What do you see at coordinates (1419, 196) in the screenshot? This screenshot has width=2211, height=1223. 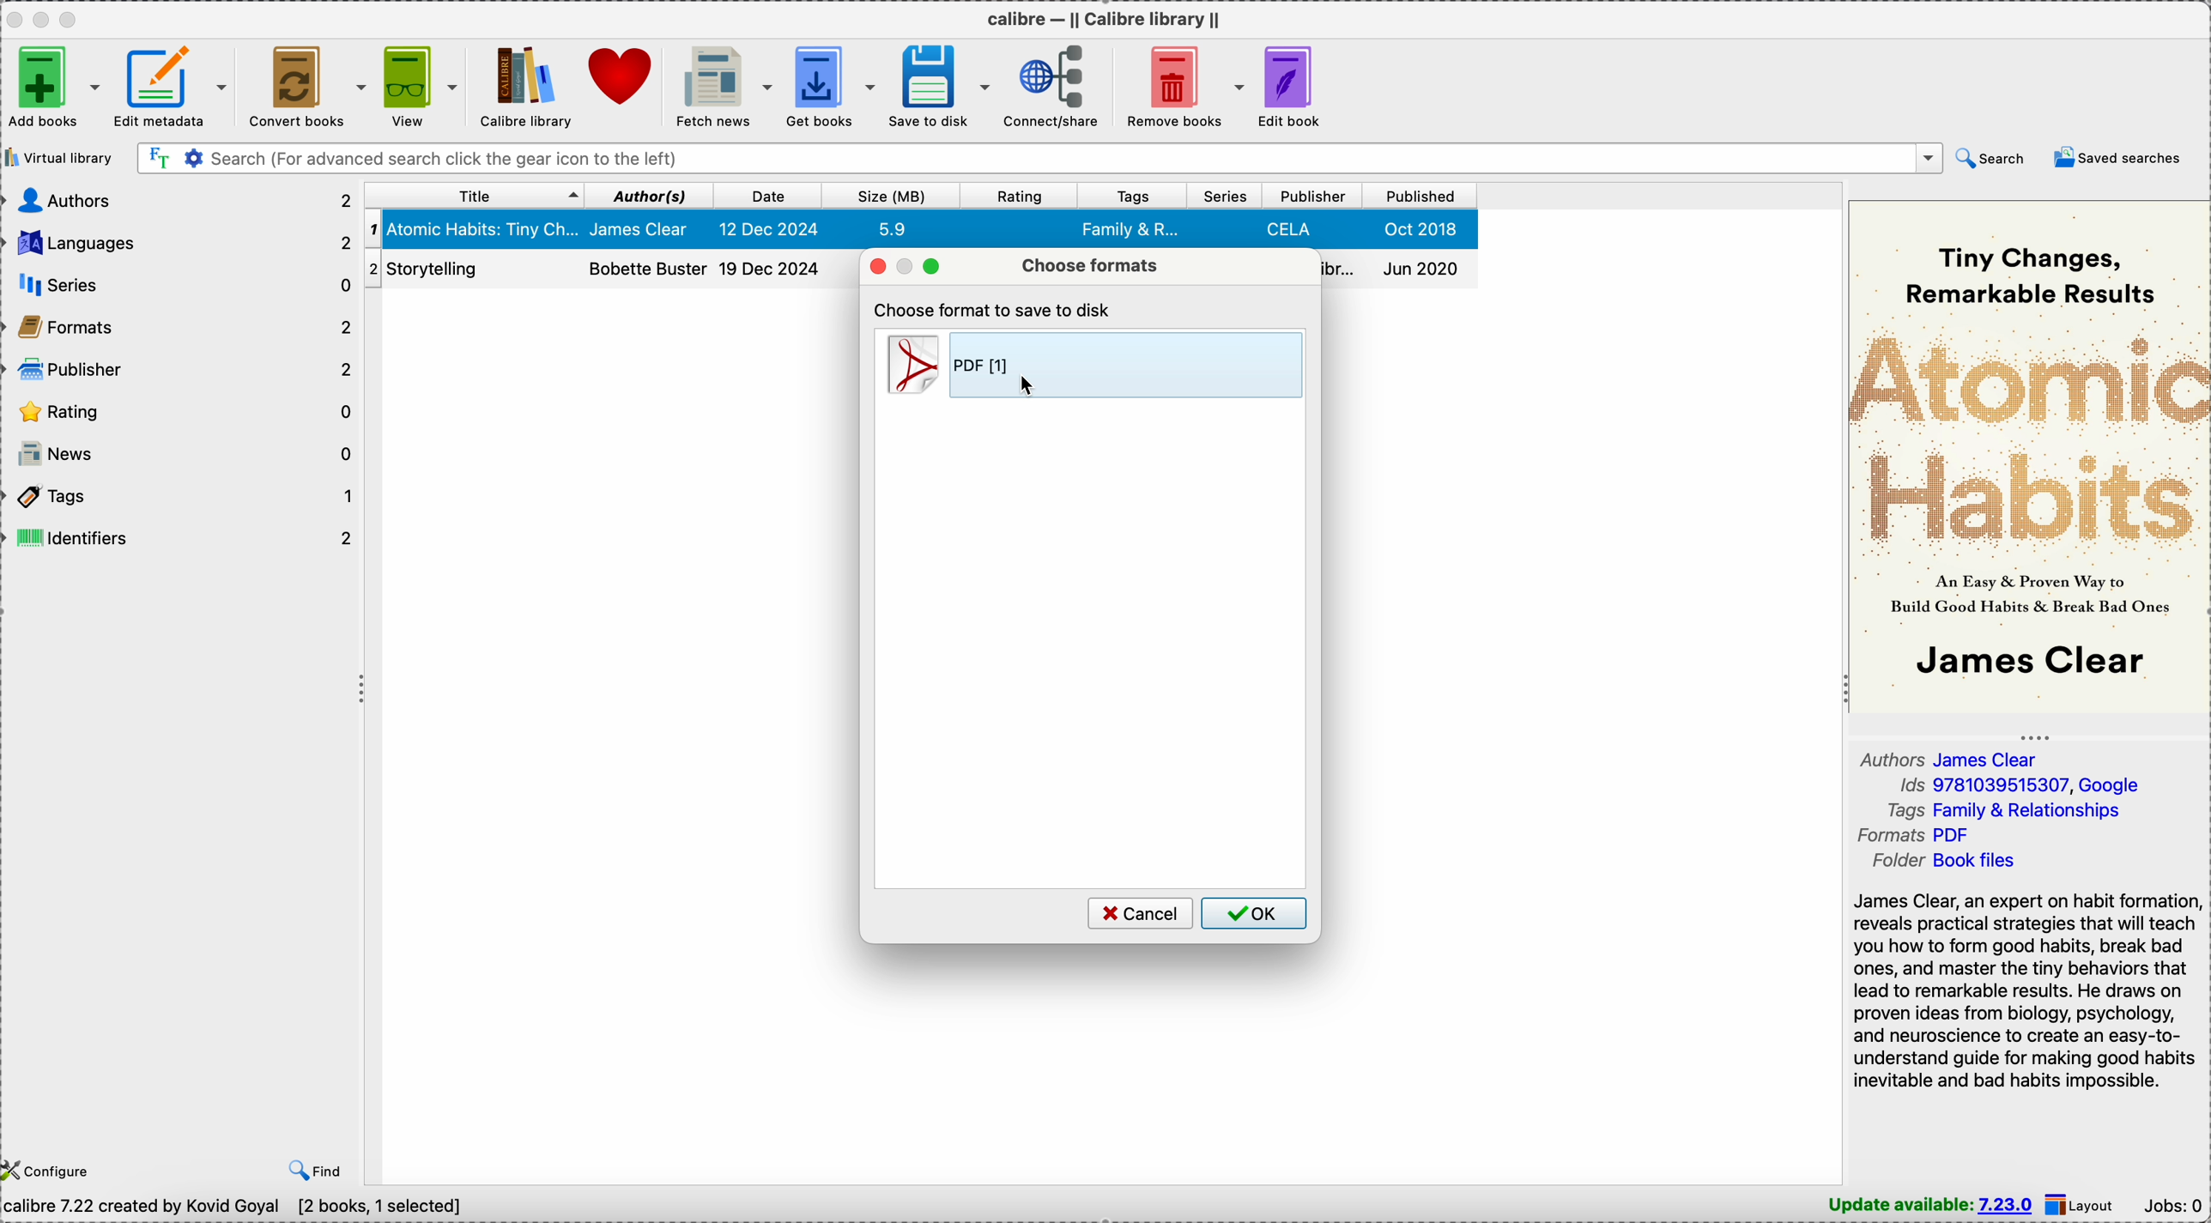 I see `published` at bounding box center [1419, 196].